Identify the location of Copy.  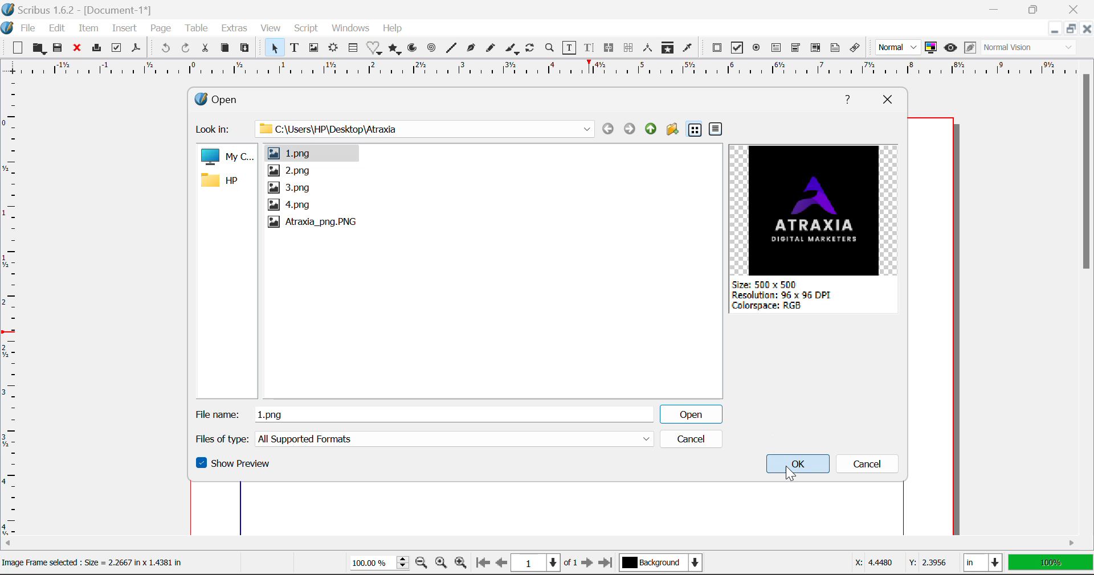
(224, 48).